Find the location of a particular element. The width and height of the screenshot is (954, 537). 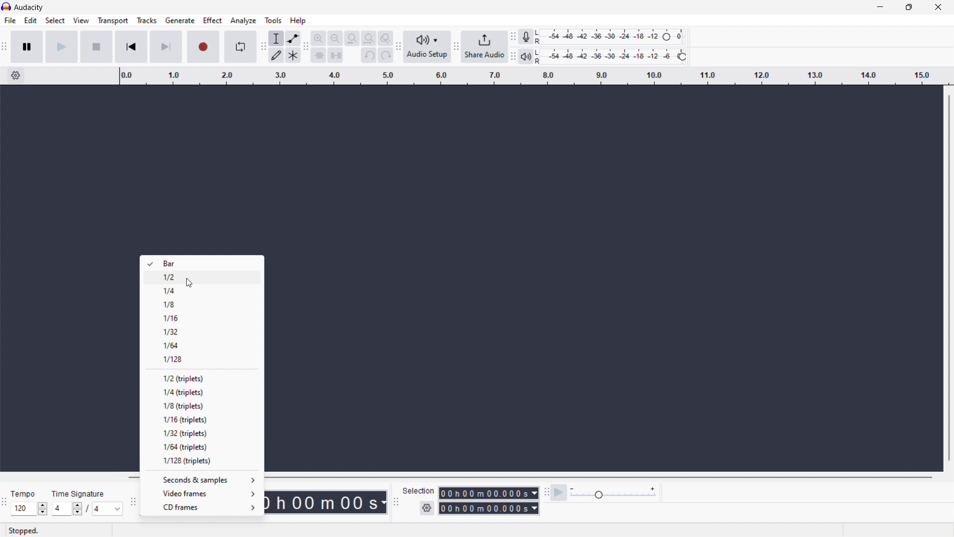

1/128 is located at coordinates (201, 359).